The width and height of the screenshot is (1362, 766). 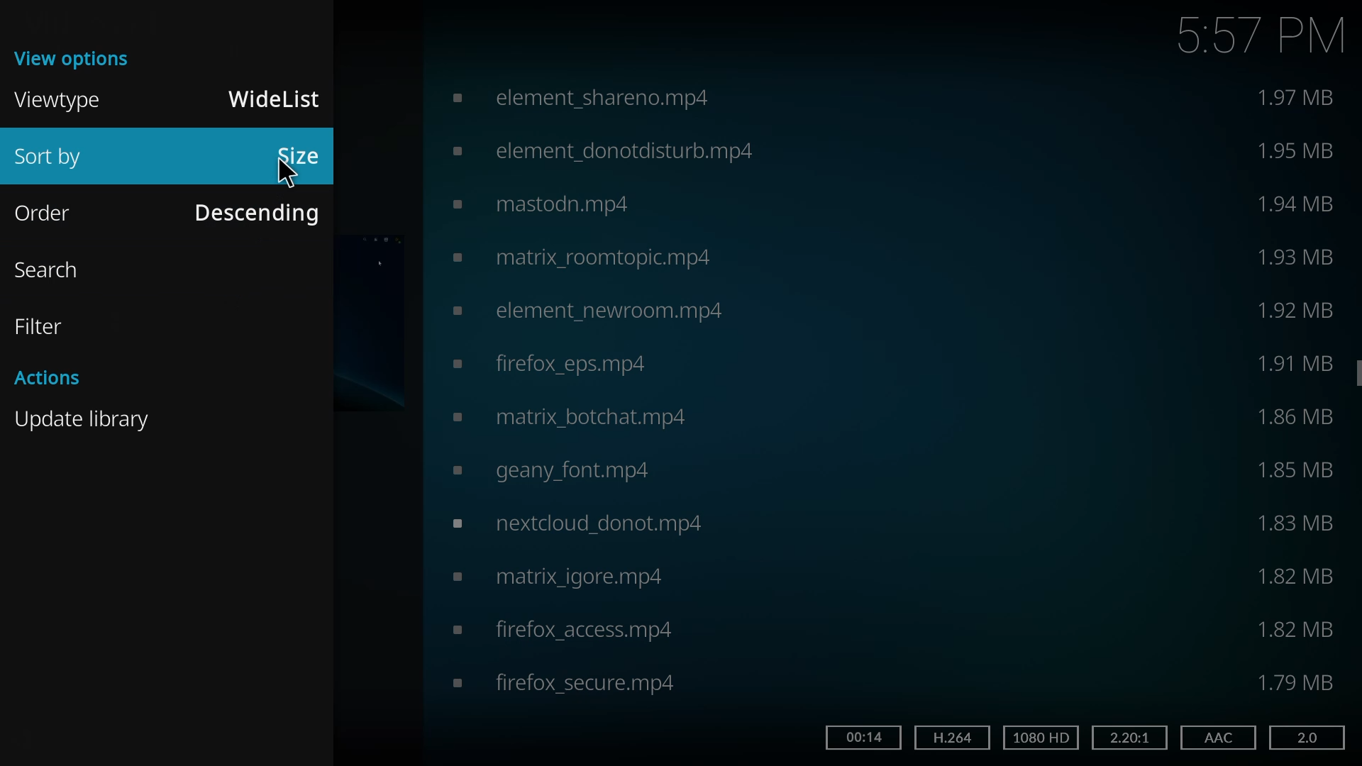 What do you see at coordinates (1358, 372) in the screenshot?
I see `scroll bar` at bounding box center [1358, 372].